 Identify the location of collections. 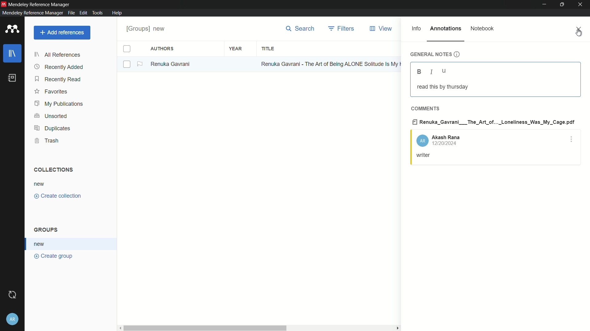
(54, 170).